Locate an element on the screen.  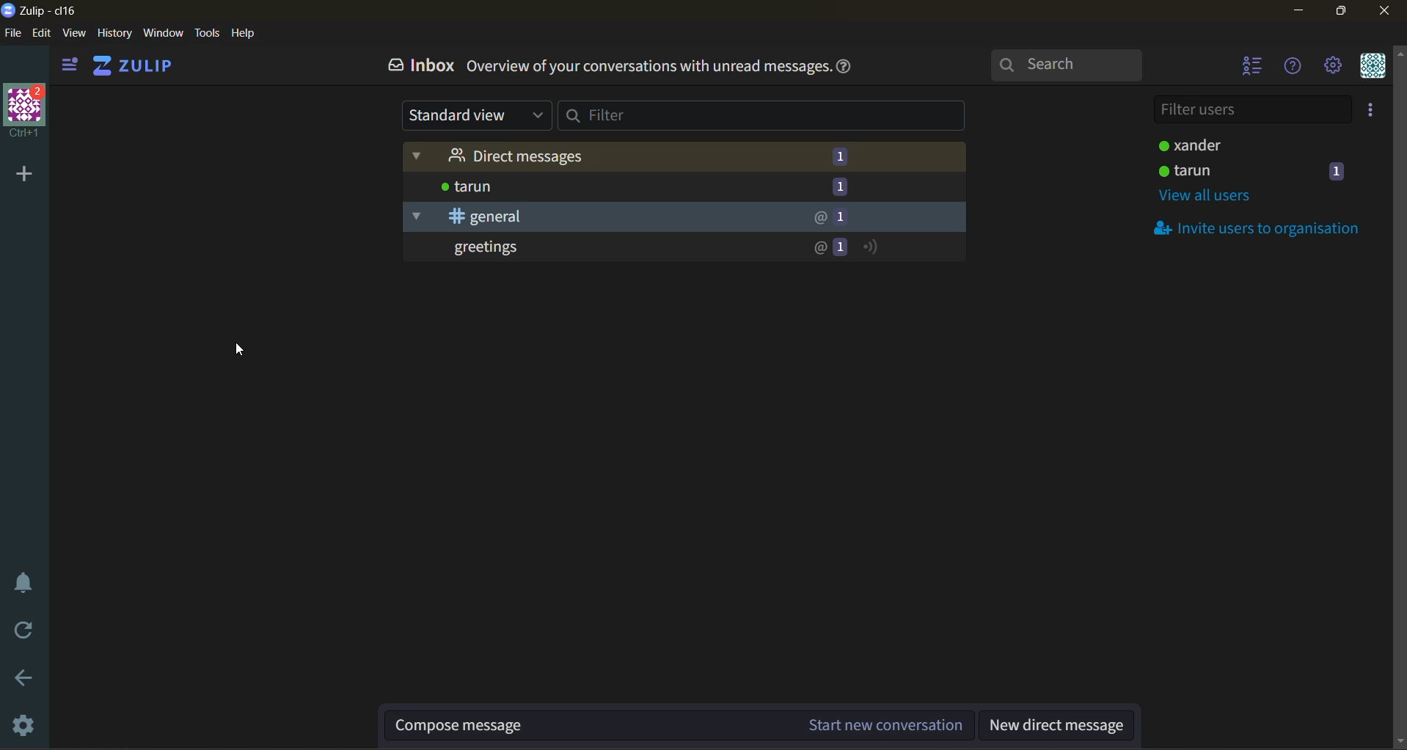
history is located at coordinates (113, 34).